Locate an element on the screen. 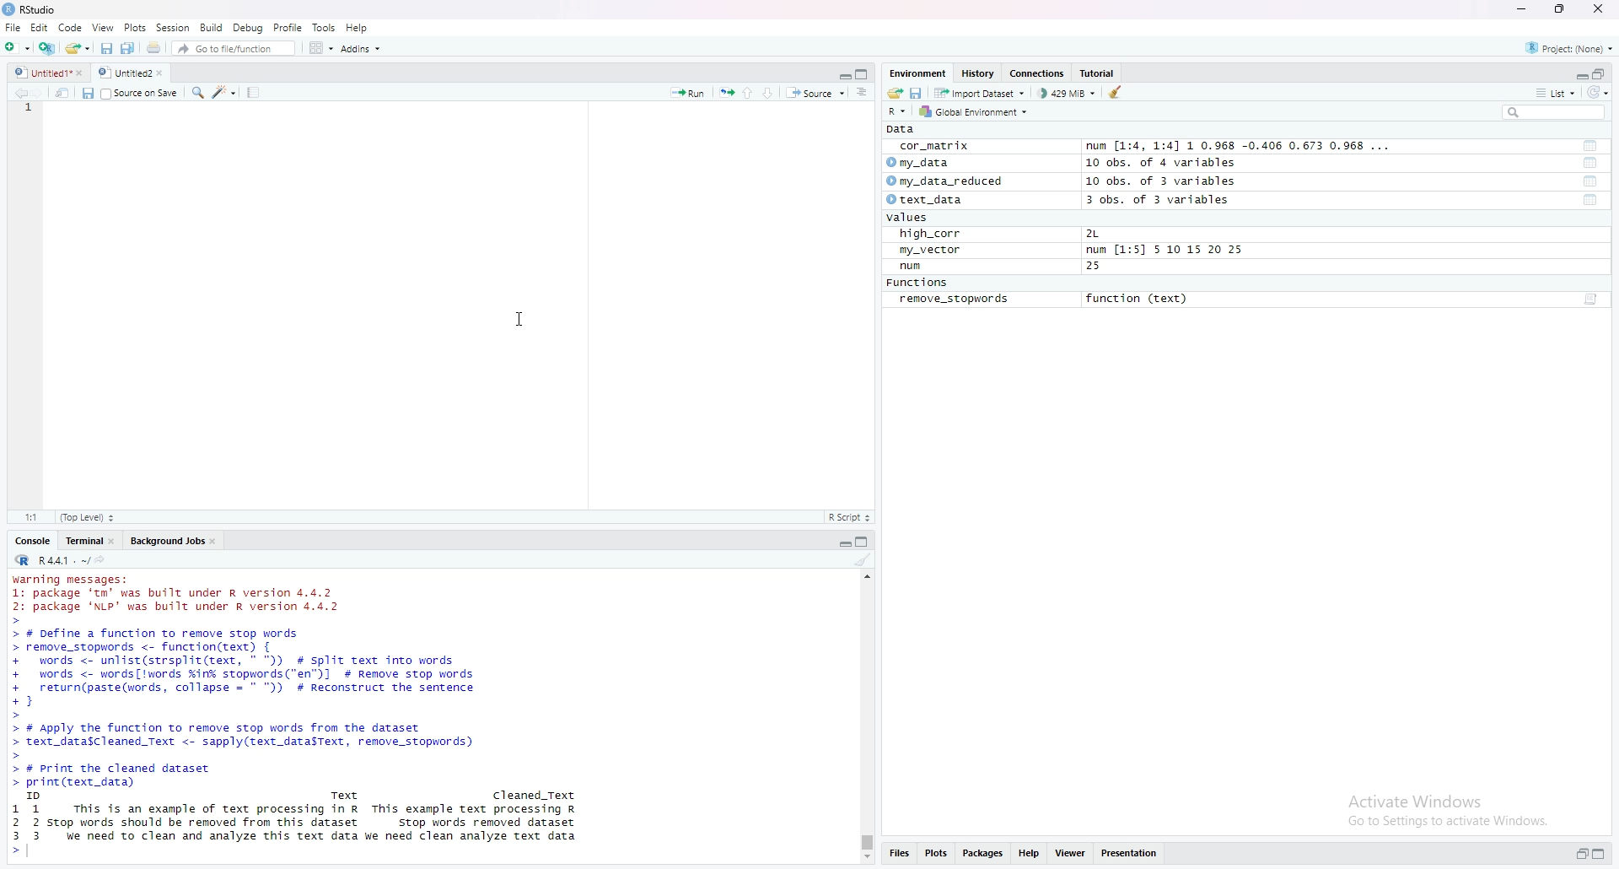  my_vector num [1:5] 5 10 15 20 25 is located at coordinates (1071, 250).